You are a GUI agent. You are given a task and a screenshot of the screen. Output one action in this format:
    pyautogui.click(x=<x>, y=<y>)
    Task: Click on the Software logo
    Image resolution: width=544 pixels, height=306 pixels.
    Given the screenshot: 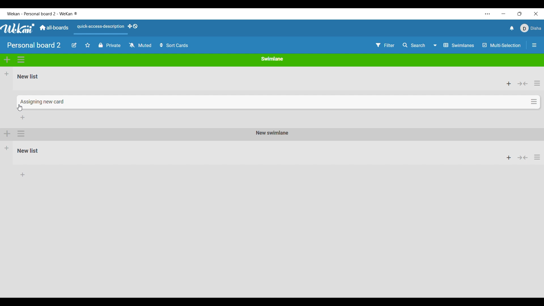 What is the action you would take?
    pyautogui.click(x=18, y=28)
    